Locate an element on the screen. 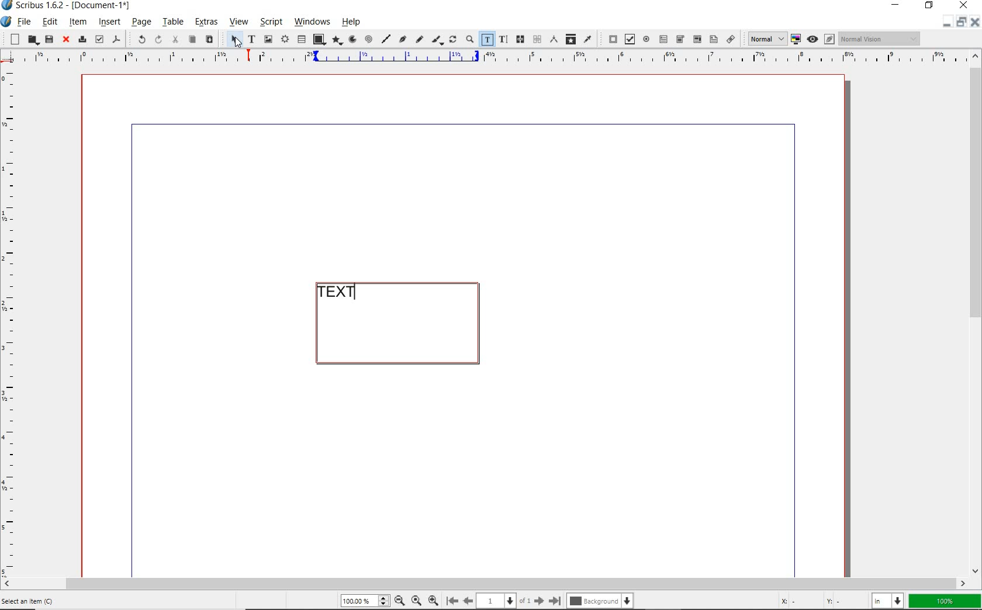  minimize is located at coordinates (960, 22).